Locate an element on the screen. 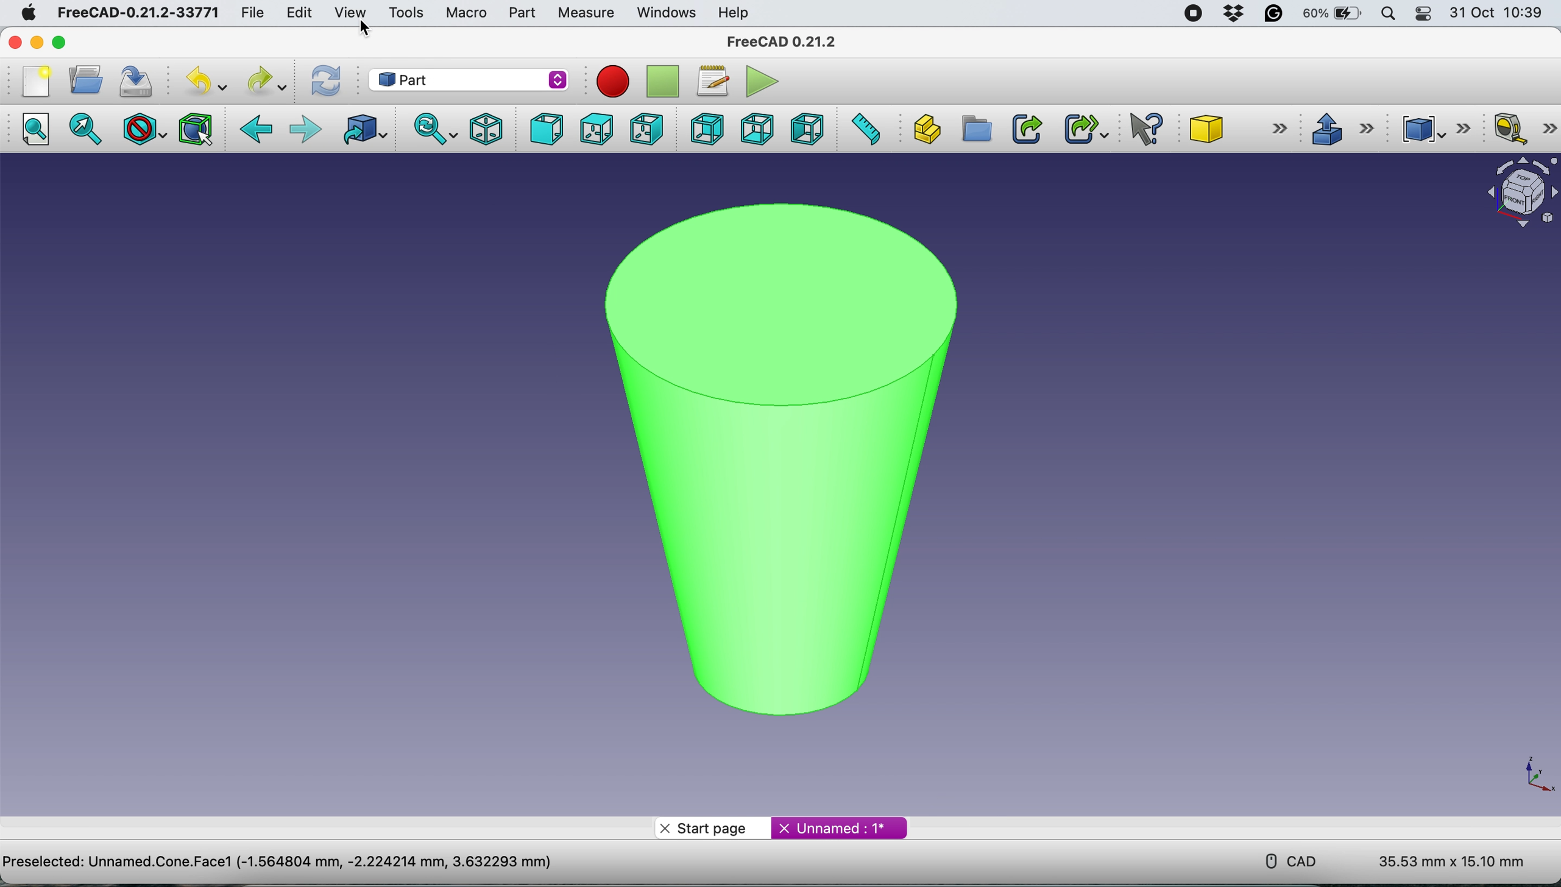 The image size is (1561, 887). make sub link is located at coordinates (1085, 129).